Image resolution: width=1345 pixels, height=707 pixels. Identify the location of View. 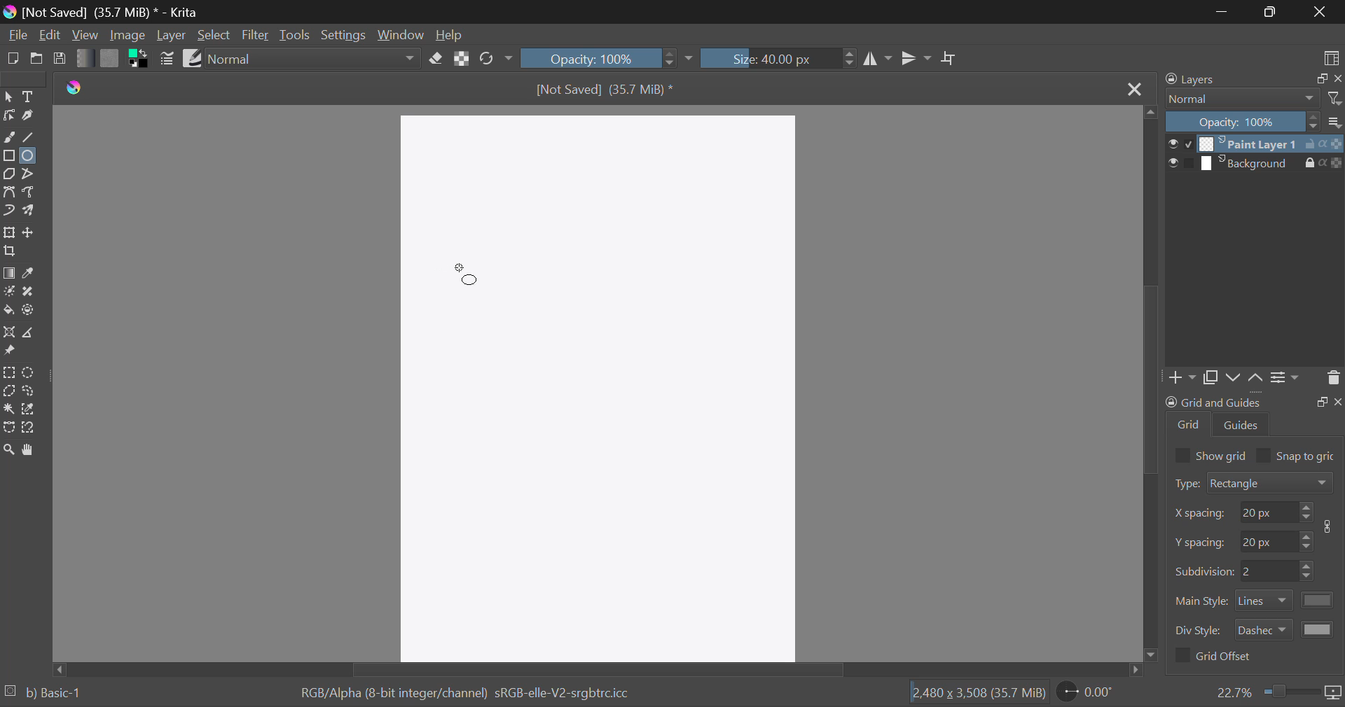
(85, 36).